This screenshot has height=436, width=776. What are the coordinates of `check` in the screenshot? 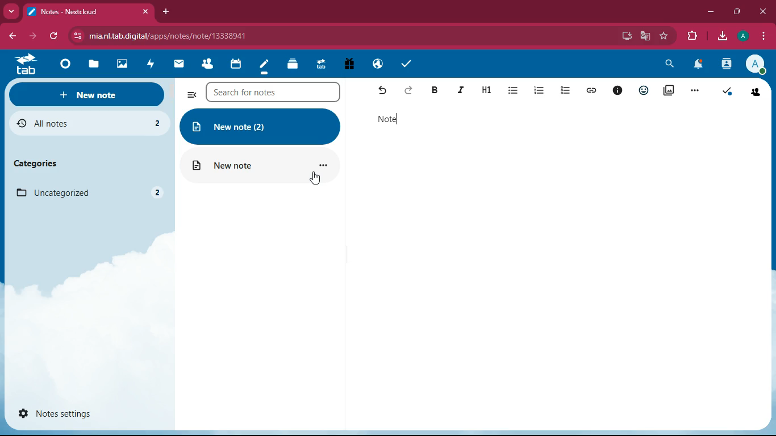 It's located at (405, 63).